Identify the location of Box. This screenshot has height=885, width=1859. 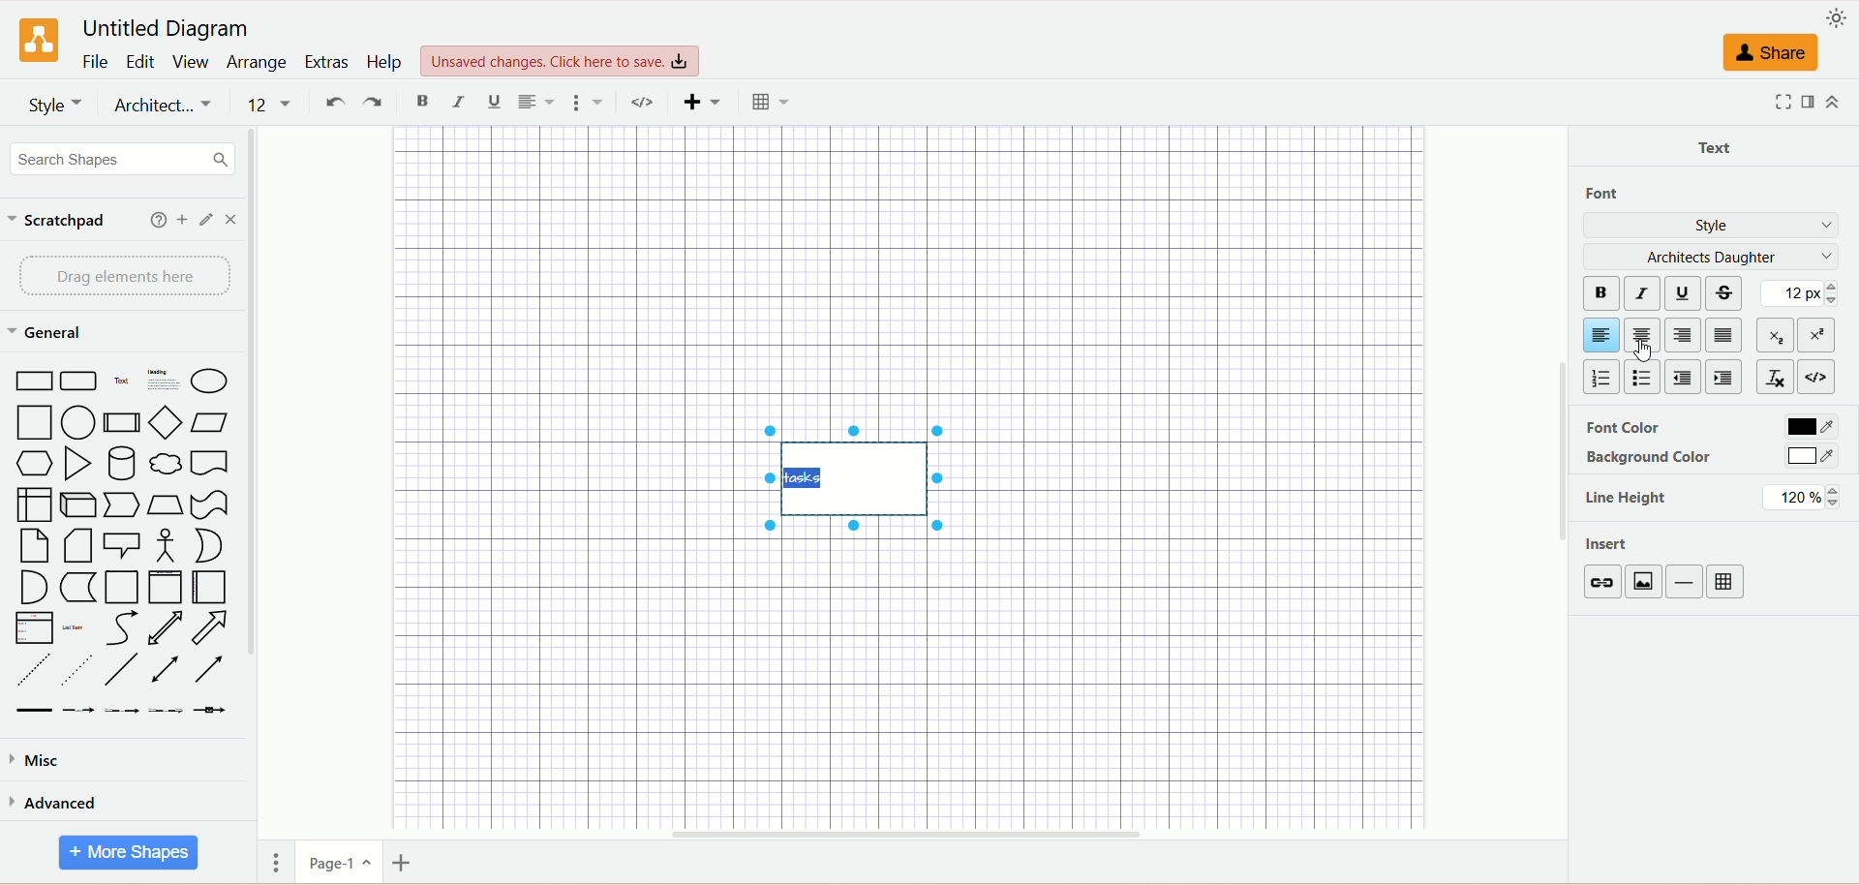
(35, 504).